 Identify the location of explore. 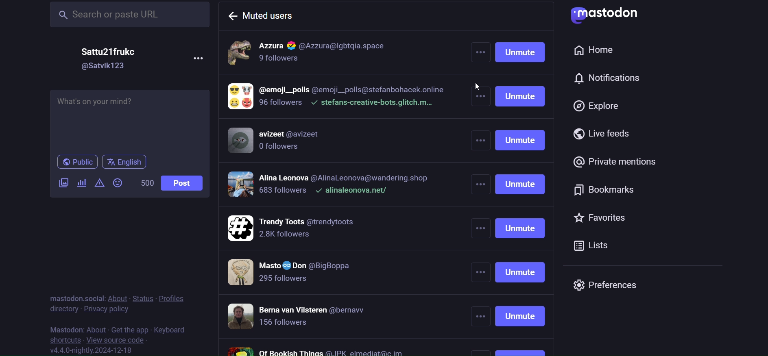
(602, 106).